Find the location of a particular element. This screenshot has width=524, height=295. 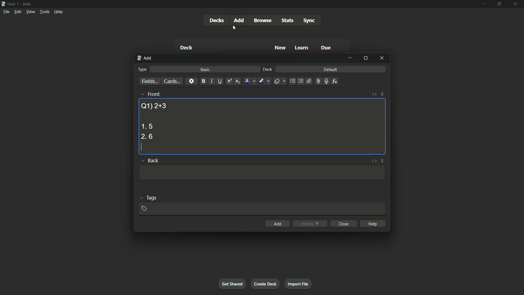

cursor is located at coordinates (234, 28).